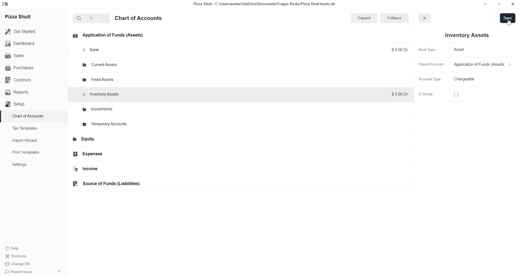 The height and width of the screenshot is (276, 520). I want to click on Expenses , so click(108, 154).